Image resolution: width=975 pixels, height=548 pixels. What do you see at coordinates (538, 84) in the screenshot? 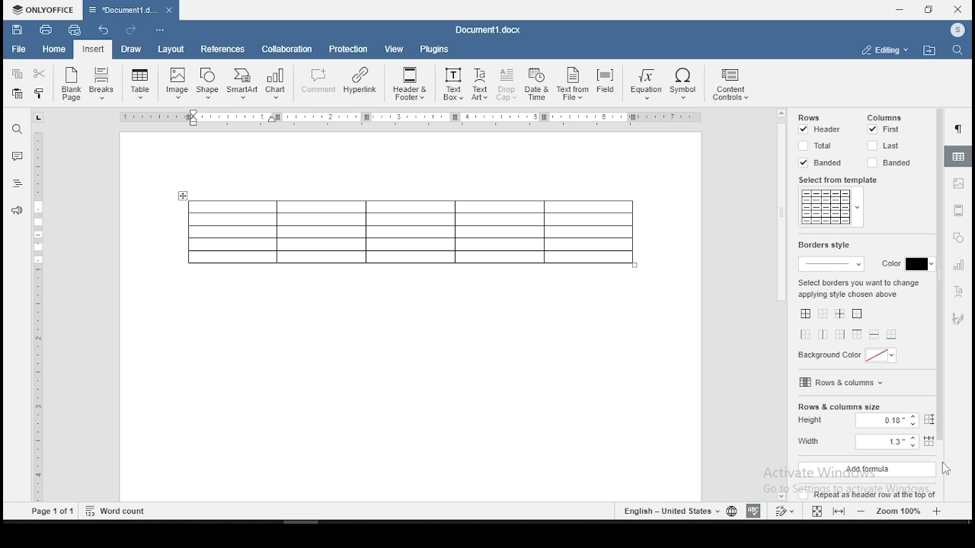
I see `Date & Time` at bounding box center [538, 84].